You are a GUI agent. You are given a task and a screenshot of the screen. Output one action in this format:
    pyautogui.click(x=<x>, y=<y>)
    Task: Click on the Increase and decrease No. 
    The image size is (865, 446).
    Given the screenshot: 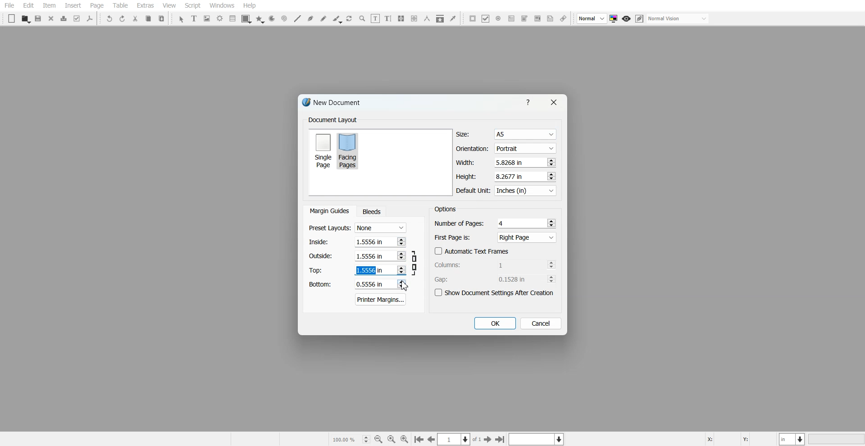 What is the action you would take?
    pyautogui.click(x=551, y=162)
    